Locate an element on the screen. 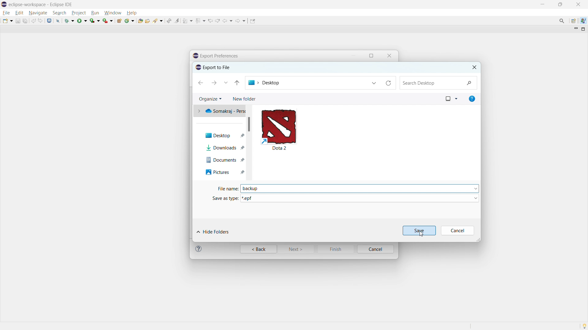 The image size is (588, 330). open type is located at coordinates (140, 20).